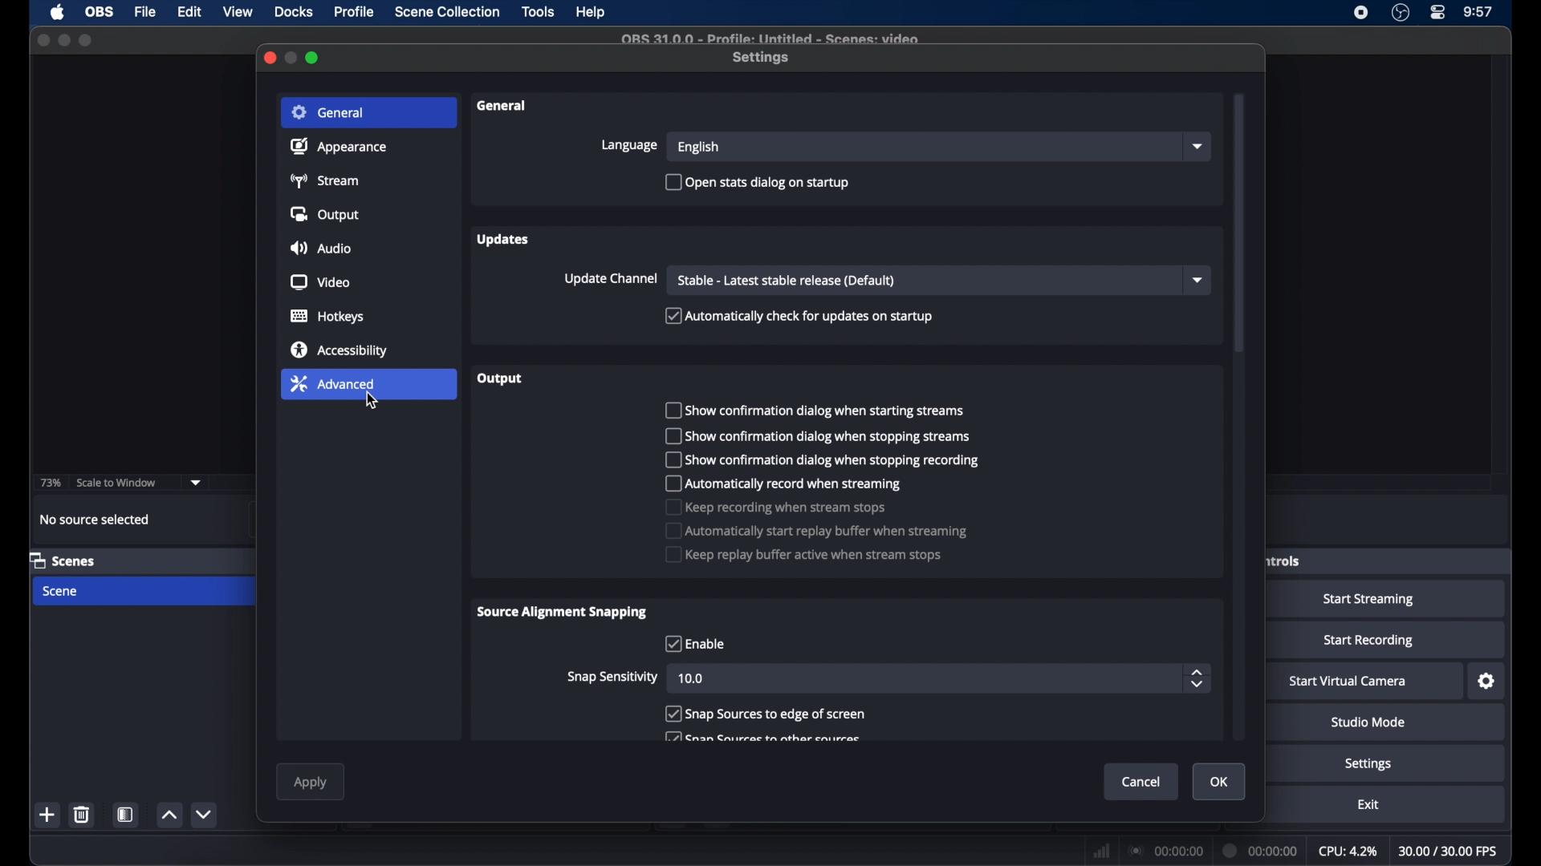  What do you see at coordinates (1439, 13) in the screenshot?
I see `control center` at bounding box center [1439, 13].